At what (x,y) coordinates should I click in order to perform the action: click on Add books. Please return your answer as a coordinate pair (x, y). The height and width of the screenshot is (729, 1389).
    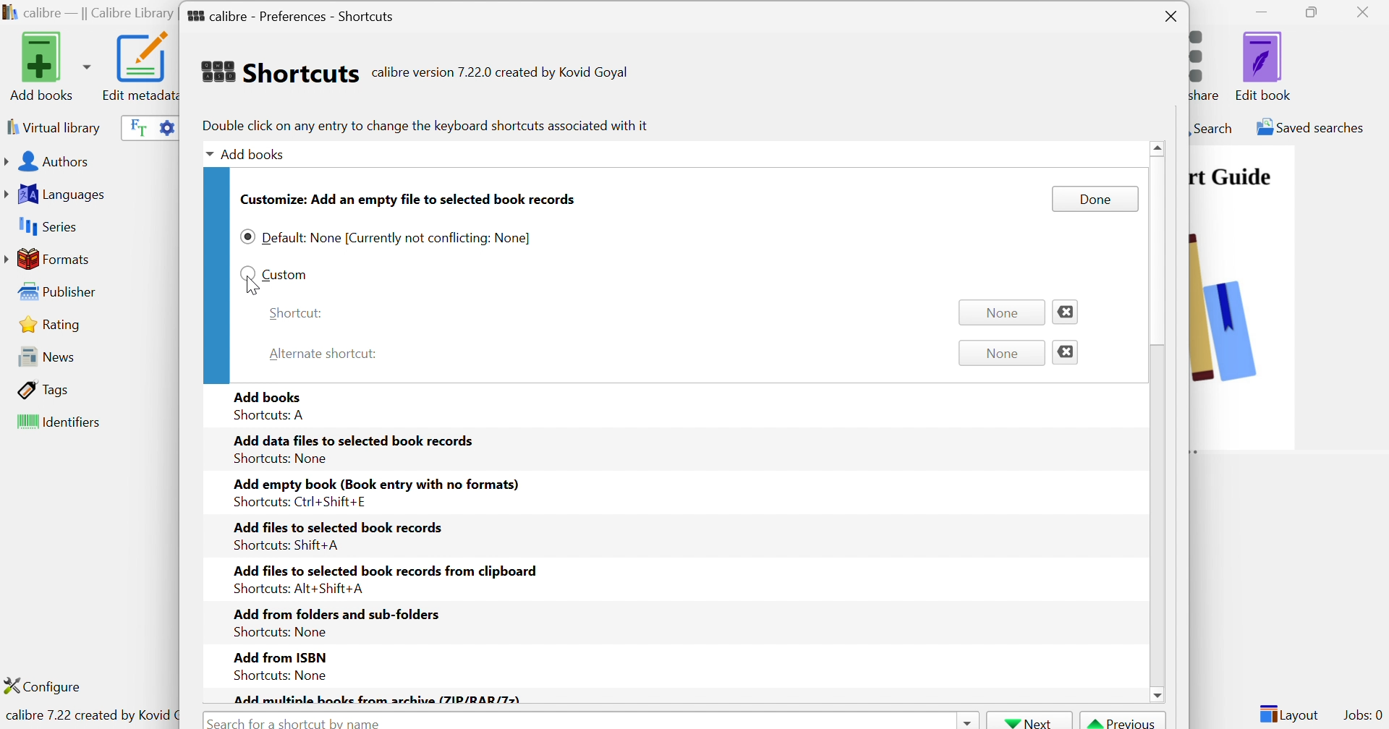
    Looking at the image, I should click on (48, 66).